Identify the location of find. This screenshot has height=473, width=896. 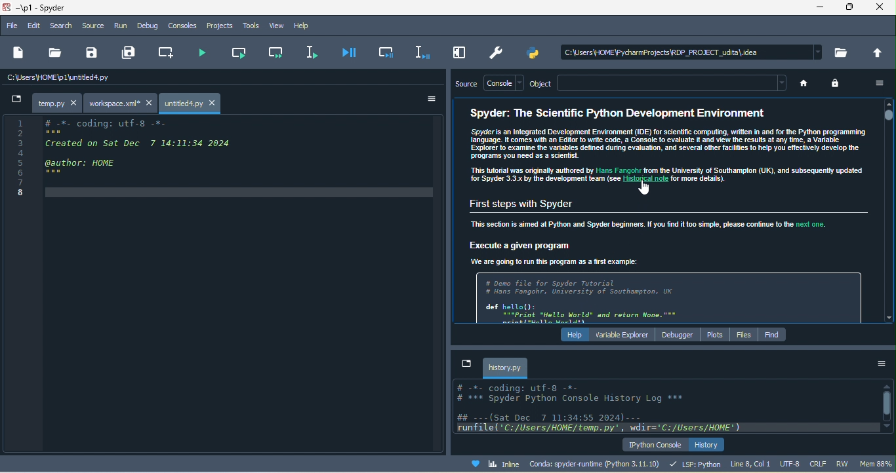
(773, 336).